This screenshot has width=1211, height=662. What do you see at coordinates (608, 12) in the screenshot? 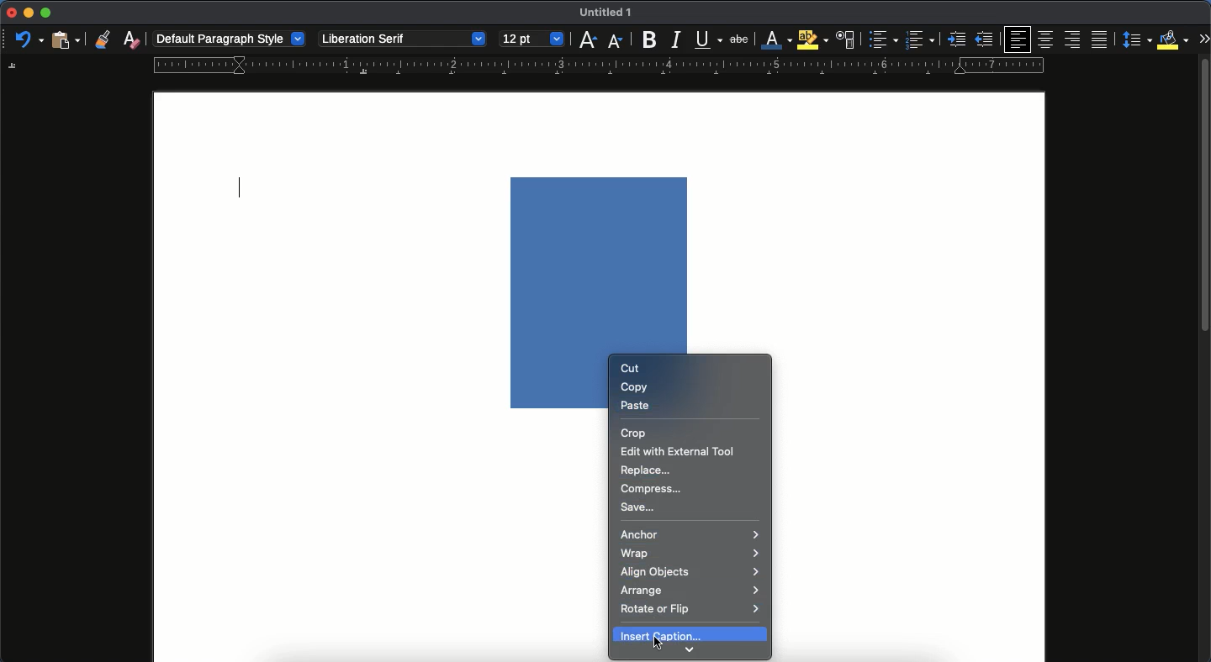
I see `Untiled 1 - name` at bounding box center [608, 12].